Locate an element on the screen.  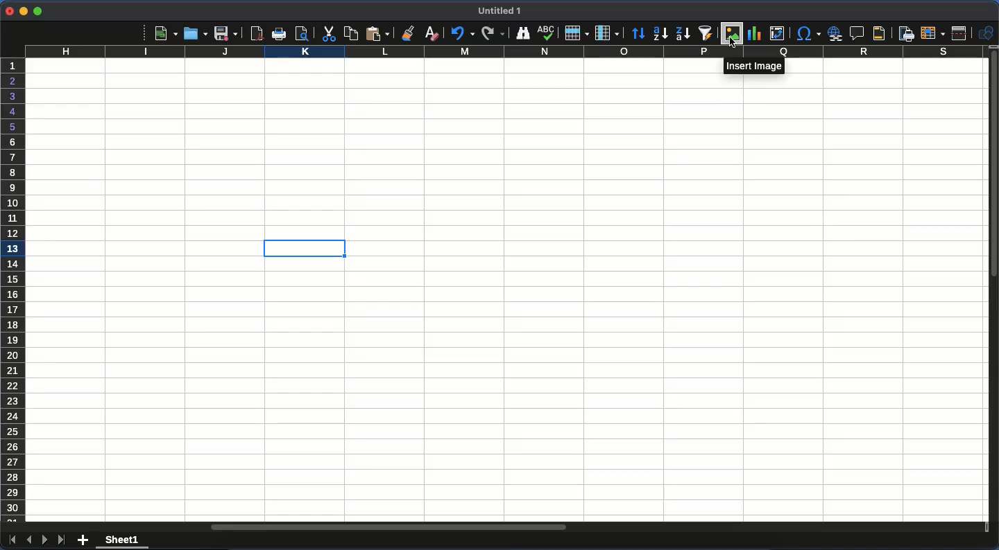
freeze rows and columns is located at coordinates (934, 33).